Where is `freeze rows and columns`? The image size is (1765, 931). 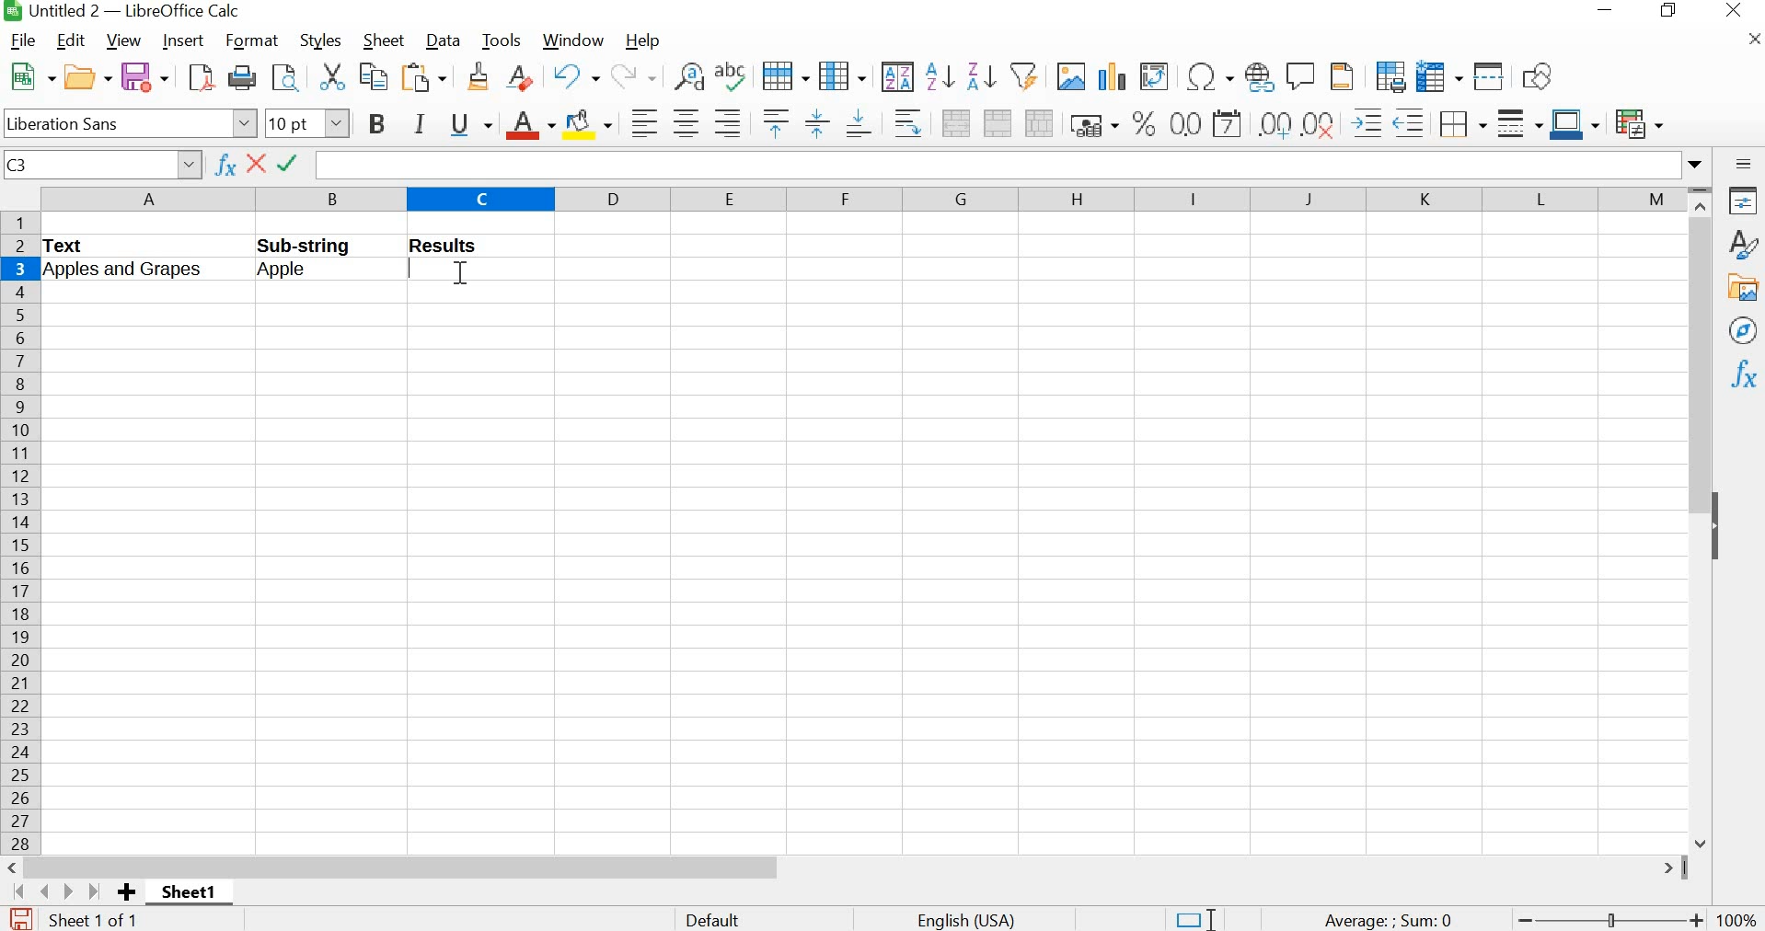 freeze rows and columns is located at coordinates (1438, 75).